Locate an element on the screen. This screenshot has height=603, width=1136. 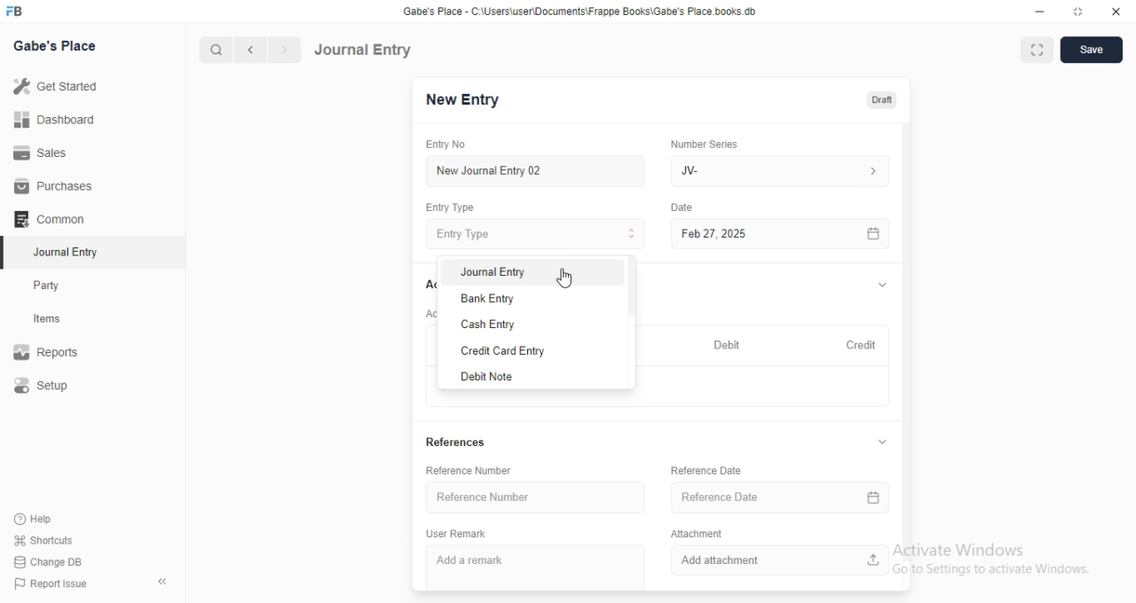
Bank Entry is located at coordinates (488, 300).